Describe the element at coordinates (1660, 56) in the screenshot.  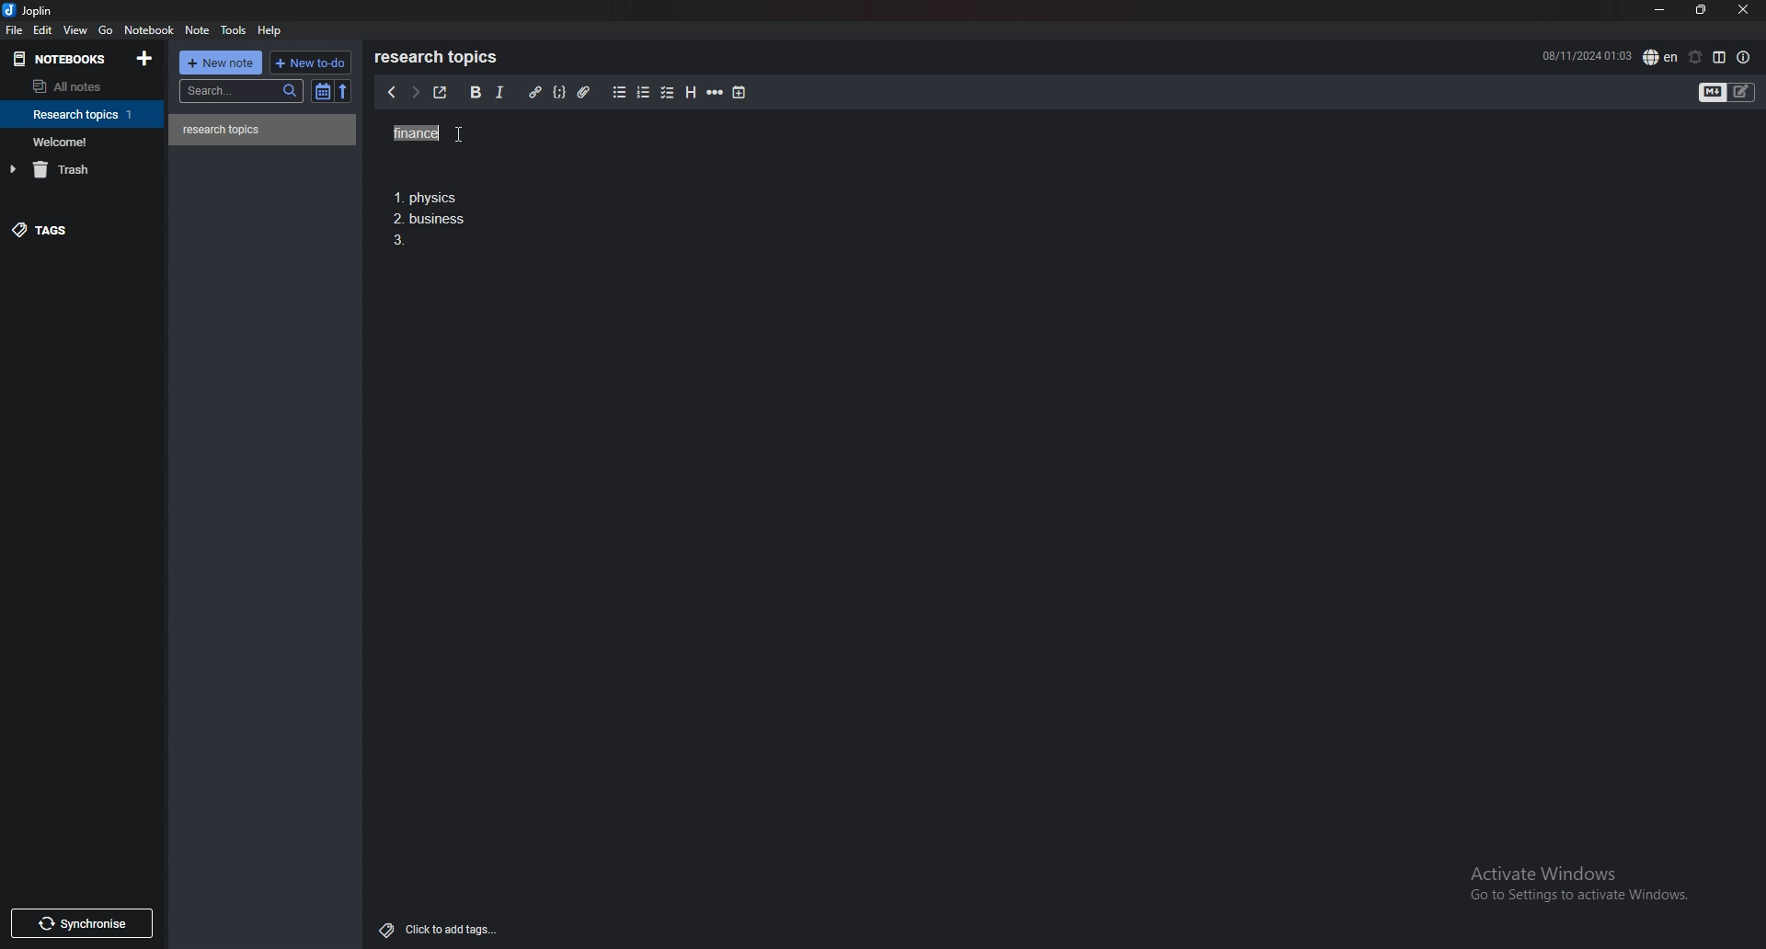
I see `spell check` at that location.